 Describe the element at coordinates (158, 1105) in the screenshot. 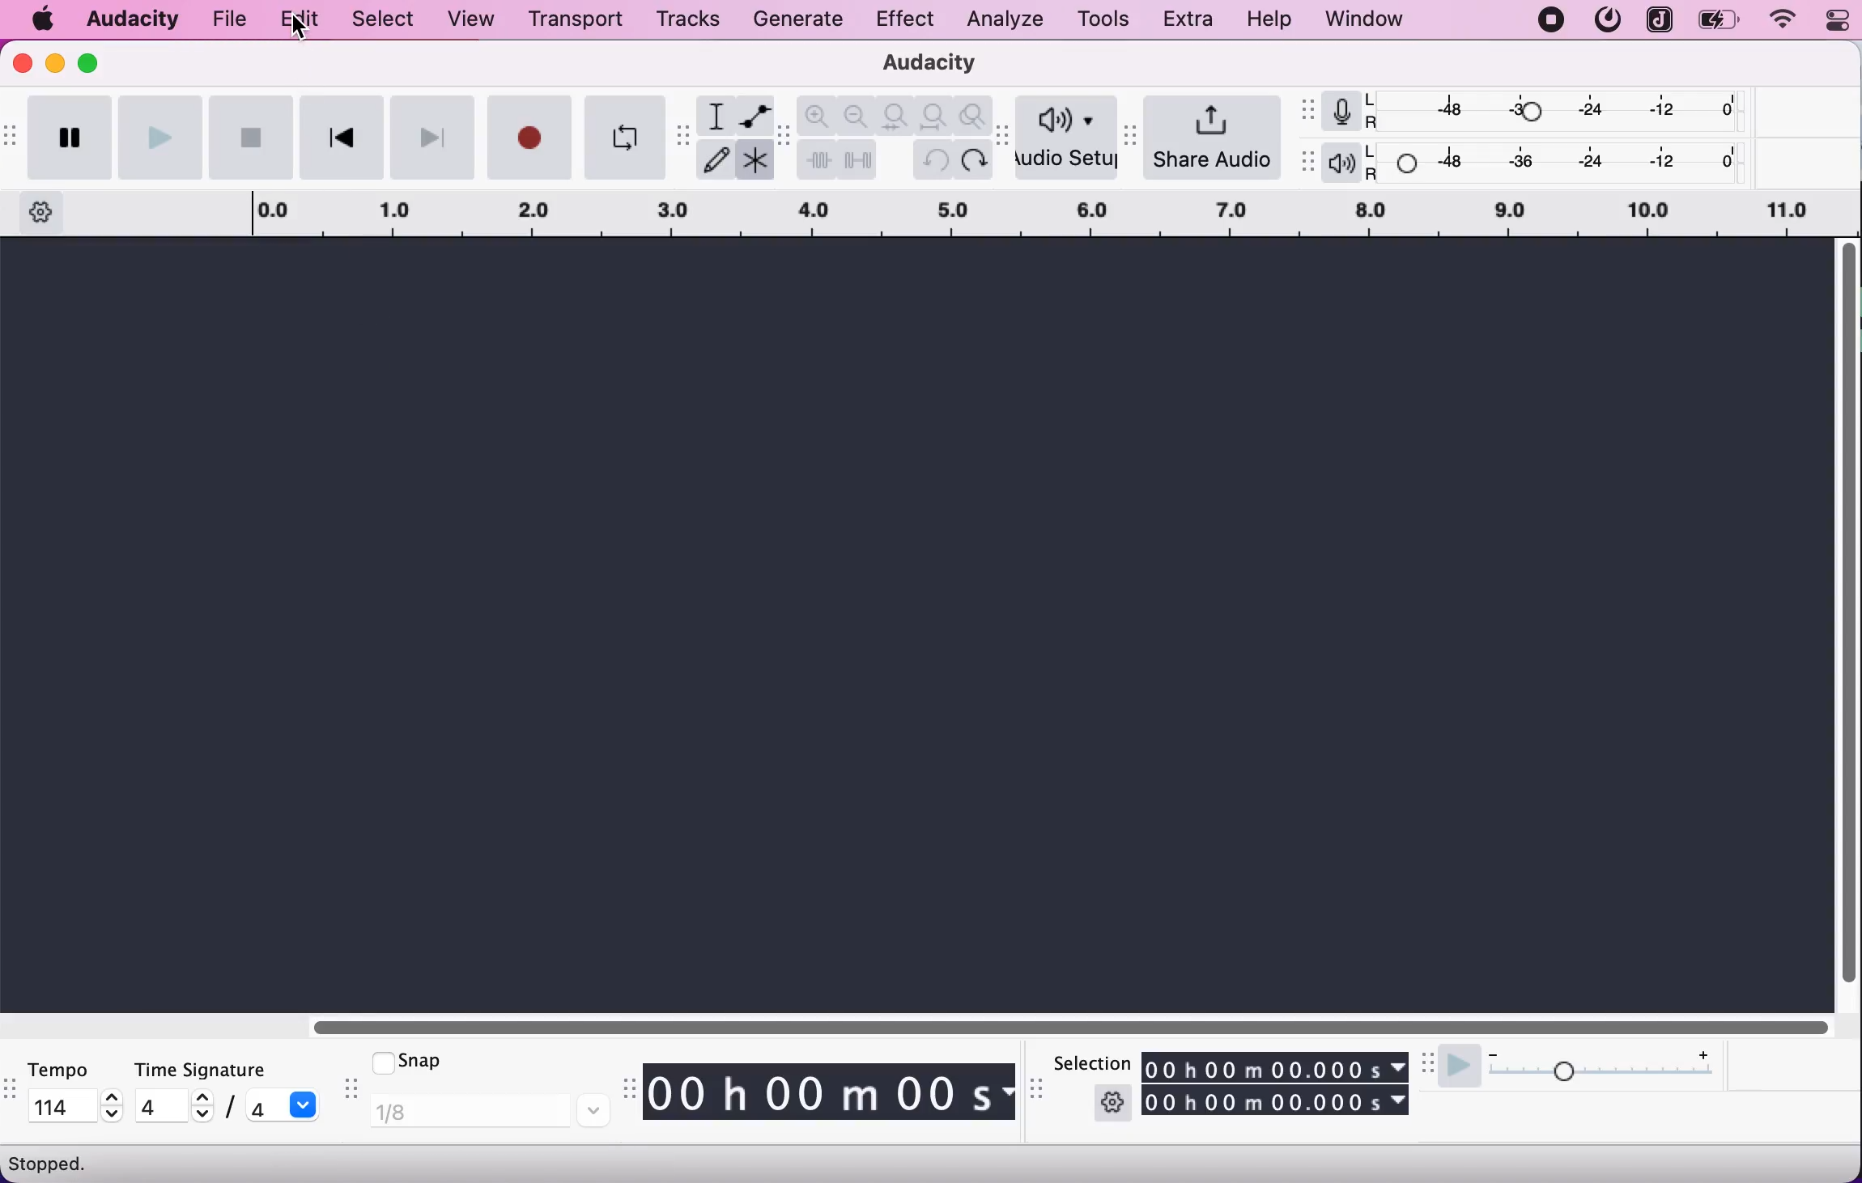

I see `4` at that location.